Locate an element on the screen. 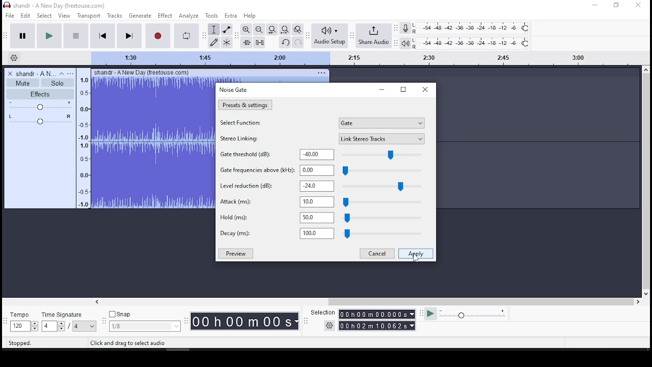 The image size is (652, 367). noise gate is located at coordinates (234, 90).